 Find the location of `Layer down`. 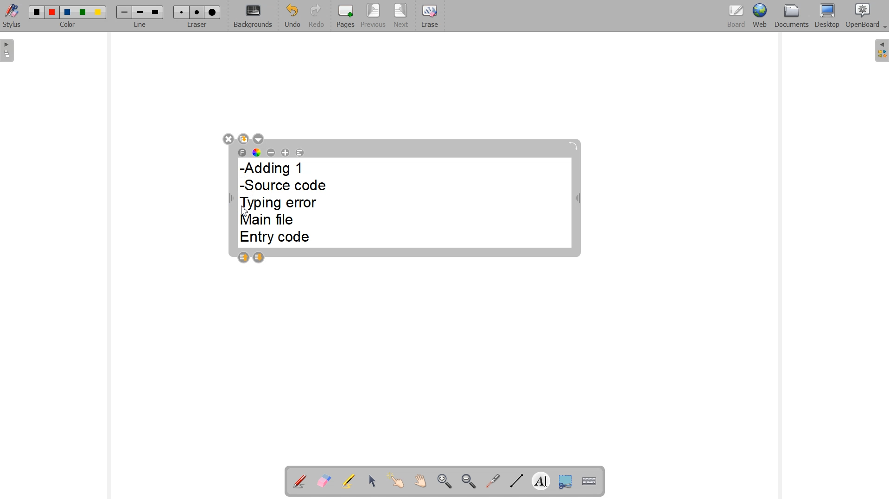

Layer down is located at coordinates (259, 257).